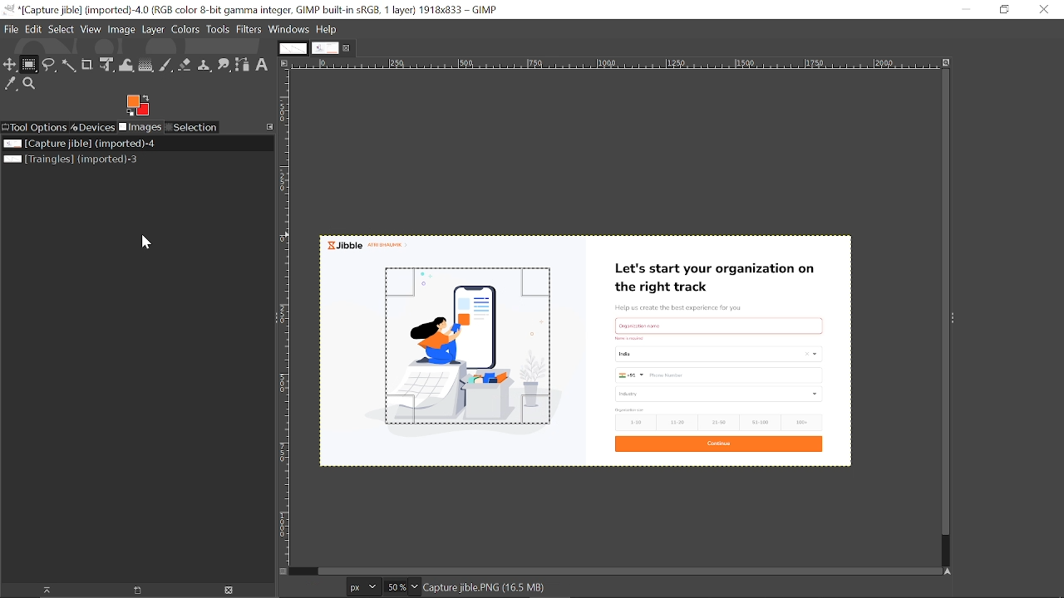 This screenshot has height=598, width=1064. I want to click on Tool options, so click(36, 127).